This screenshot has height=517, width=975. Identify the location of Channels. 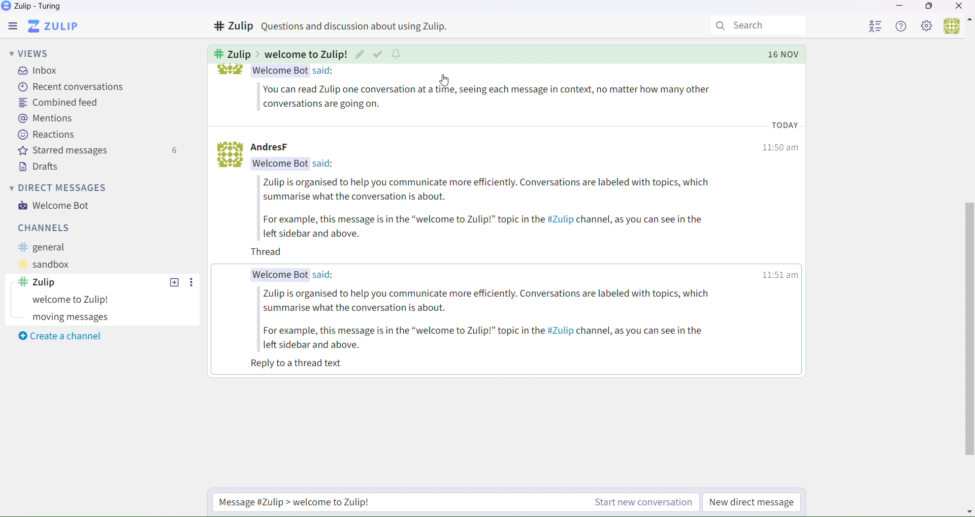
(41, 227).